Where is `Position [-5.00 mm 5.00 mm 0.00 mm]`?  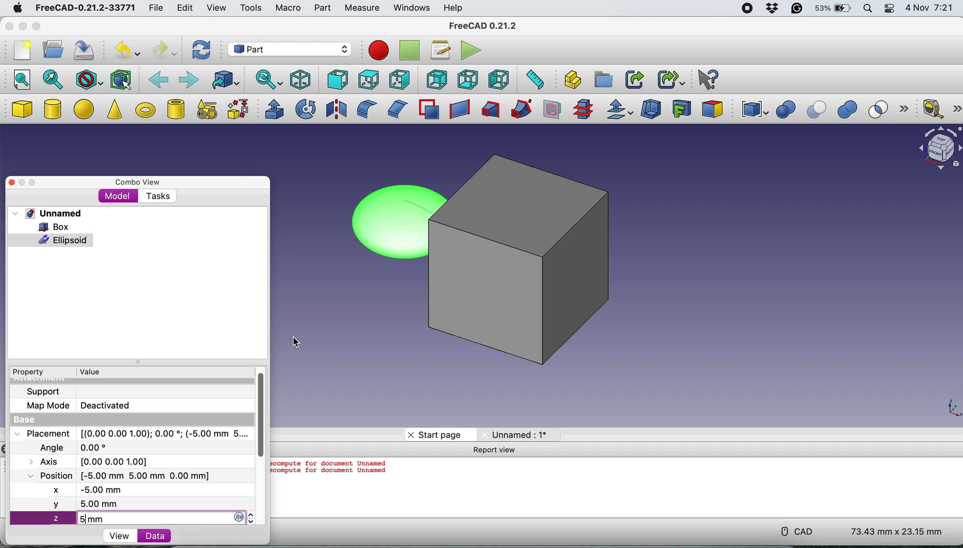 Position [-5.00 mm 5.00 mm 0.00 mm] is located at coordinates (116, 475).